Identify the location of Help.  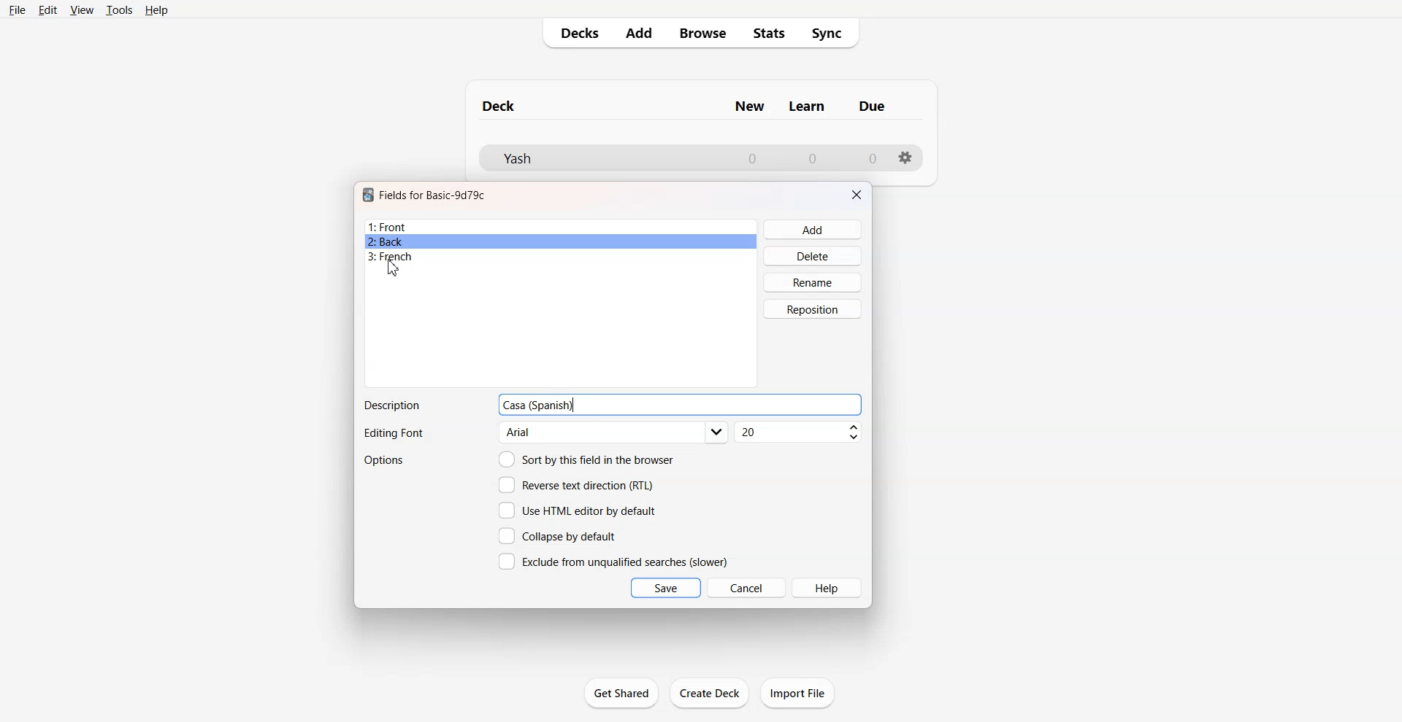
(157, 10).